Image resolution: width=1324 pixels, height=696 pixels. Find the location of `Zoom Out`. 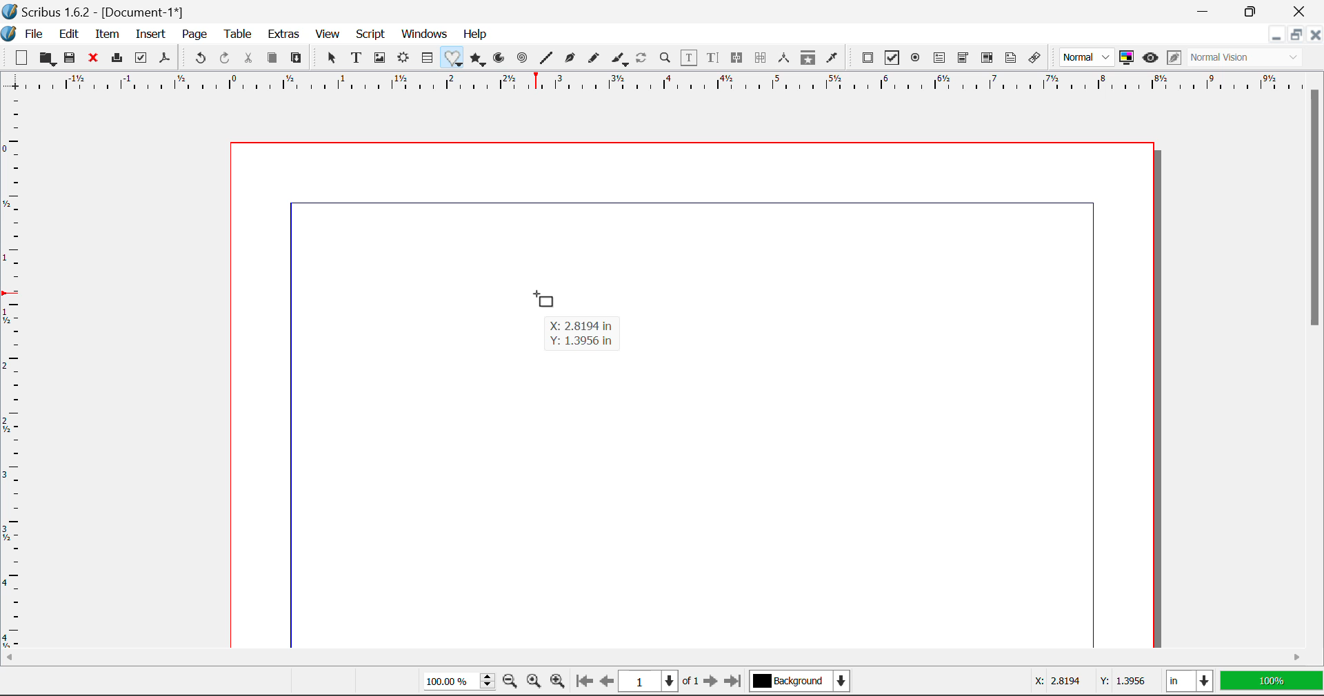

Zoom Out is located at coordinates (510, 682).